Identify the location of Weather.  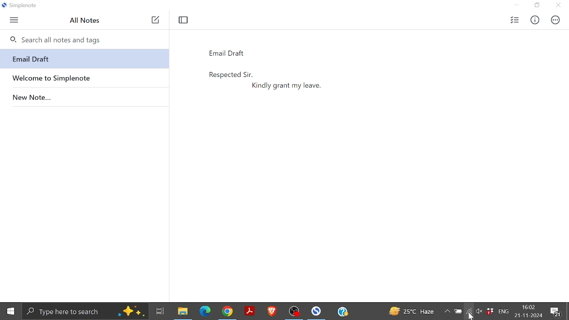
(412, 311).